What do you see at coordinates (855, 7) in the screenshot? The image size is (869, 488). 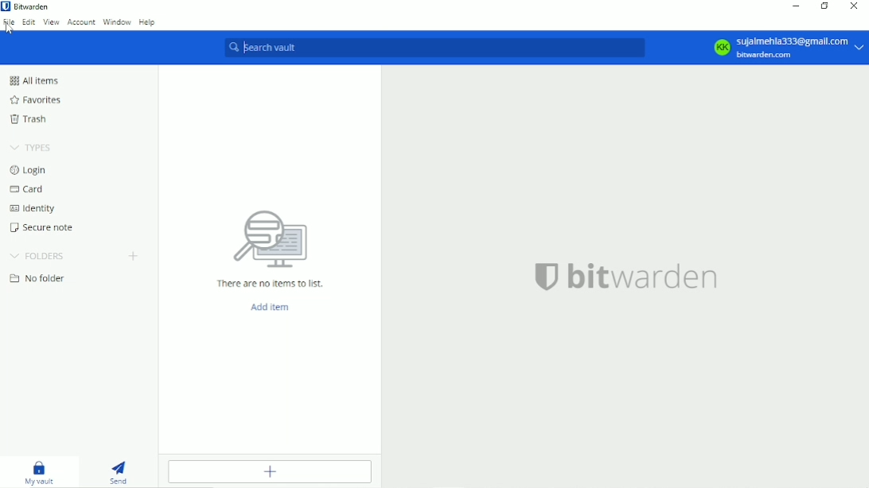 I see `Close` at bounding box center [855, 7].